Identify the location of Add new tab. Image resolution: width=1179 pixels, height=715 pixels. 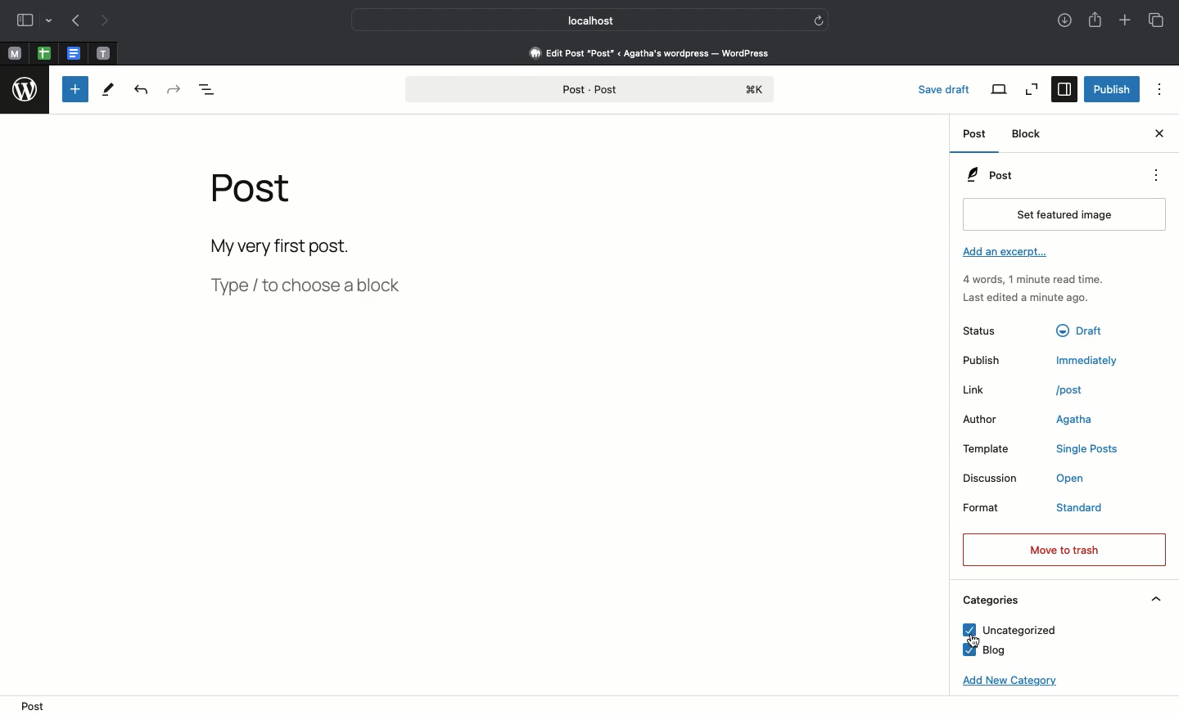
(1124, 21).